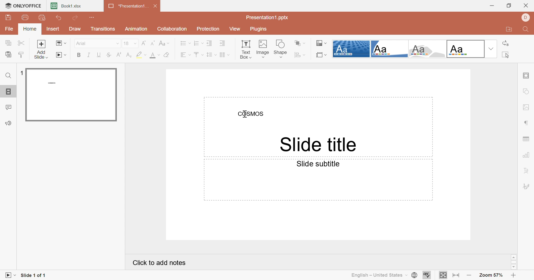 The width and height of the screenshot is (534, 280). What do you see at coordinates (157, 262) in the screenshot?
I see `Click to add notes` at bounding box center [157, 262].